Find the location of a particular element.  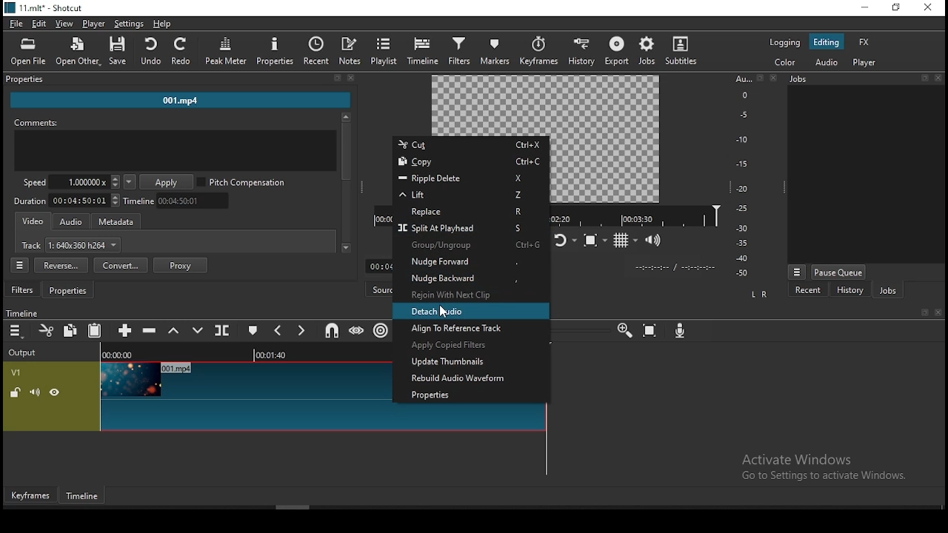

copy is located at coordinates (467, 162).